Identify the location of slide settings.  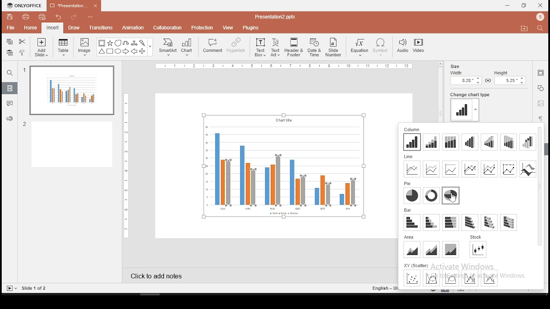
(540, 73).